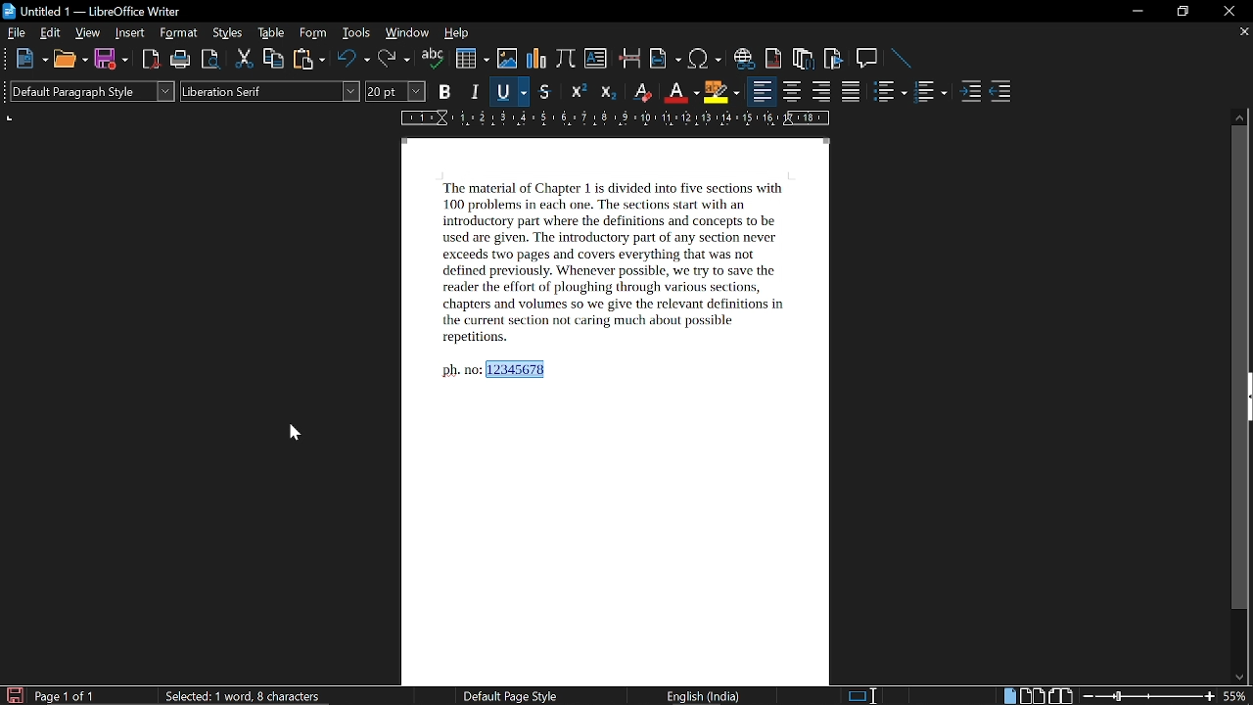 The image size is (1253, 705). What do you see at coordinates (971, 92) in the screenshot?
I see `increase indent` at bounding box center [971, 92].